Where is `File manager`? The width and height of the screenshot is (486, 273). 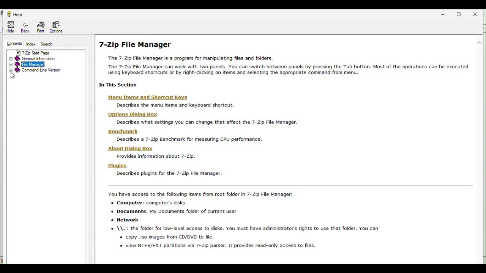 File manager is located at coordinates (43, 64).